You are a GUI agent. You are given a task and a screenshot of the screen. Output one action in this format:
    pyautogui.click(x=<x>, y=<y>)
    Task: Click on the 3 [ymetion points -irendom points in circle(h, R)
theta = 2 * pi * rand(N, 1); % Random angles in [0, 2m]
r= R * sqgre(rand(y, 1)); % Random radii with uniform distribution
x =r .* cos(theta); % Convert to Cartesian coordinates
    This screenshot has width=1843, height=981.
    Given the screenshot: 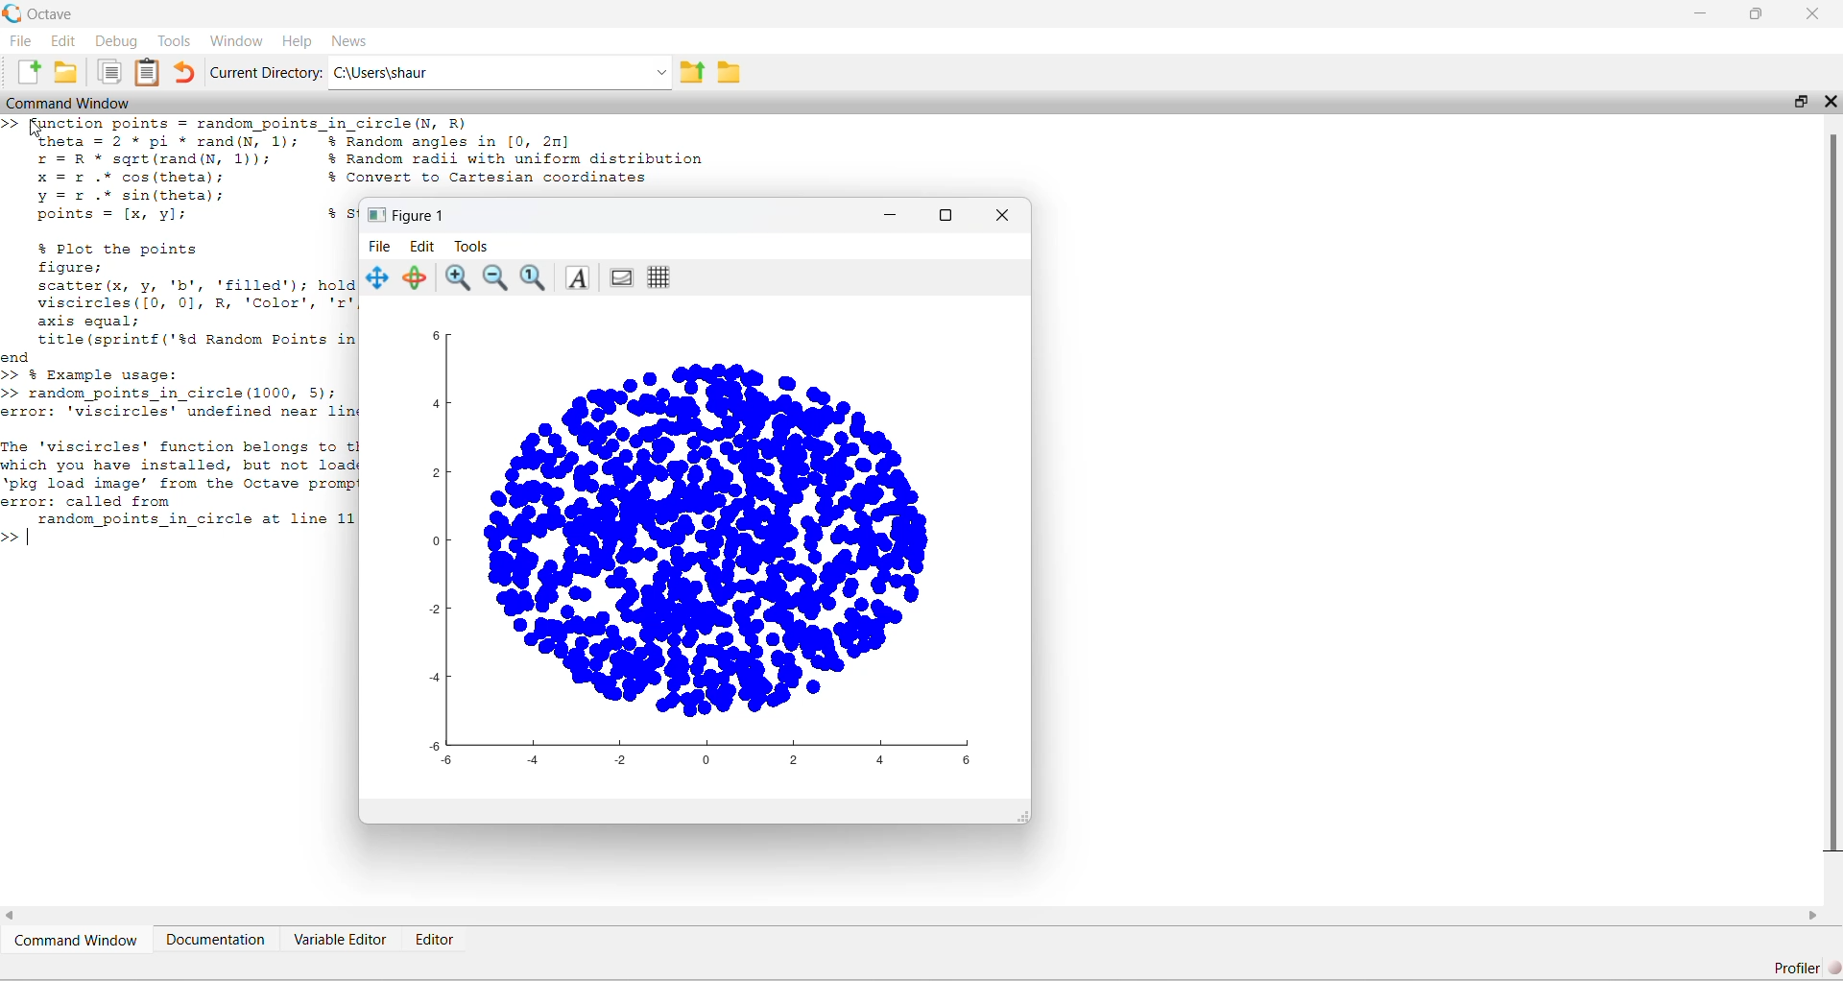 What is the action you would take?
    pyautogui.click(x=360, y=151)
    